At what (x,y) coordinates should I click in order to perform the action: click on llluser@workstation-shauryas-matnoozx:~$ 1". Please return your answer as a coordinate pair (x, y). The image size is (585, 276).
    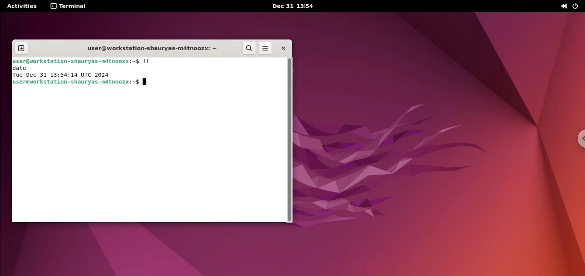
    Looking at the image, I should click on (85, 61).